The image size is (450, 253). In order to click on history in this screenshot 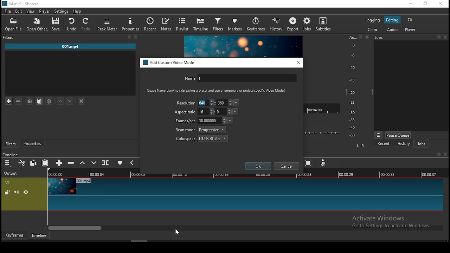, I will do `click(403, 144)`.